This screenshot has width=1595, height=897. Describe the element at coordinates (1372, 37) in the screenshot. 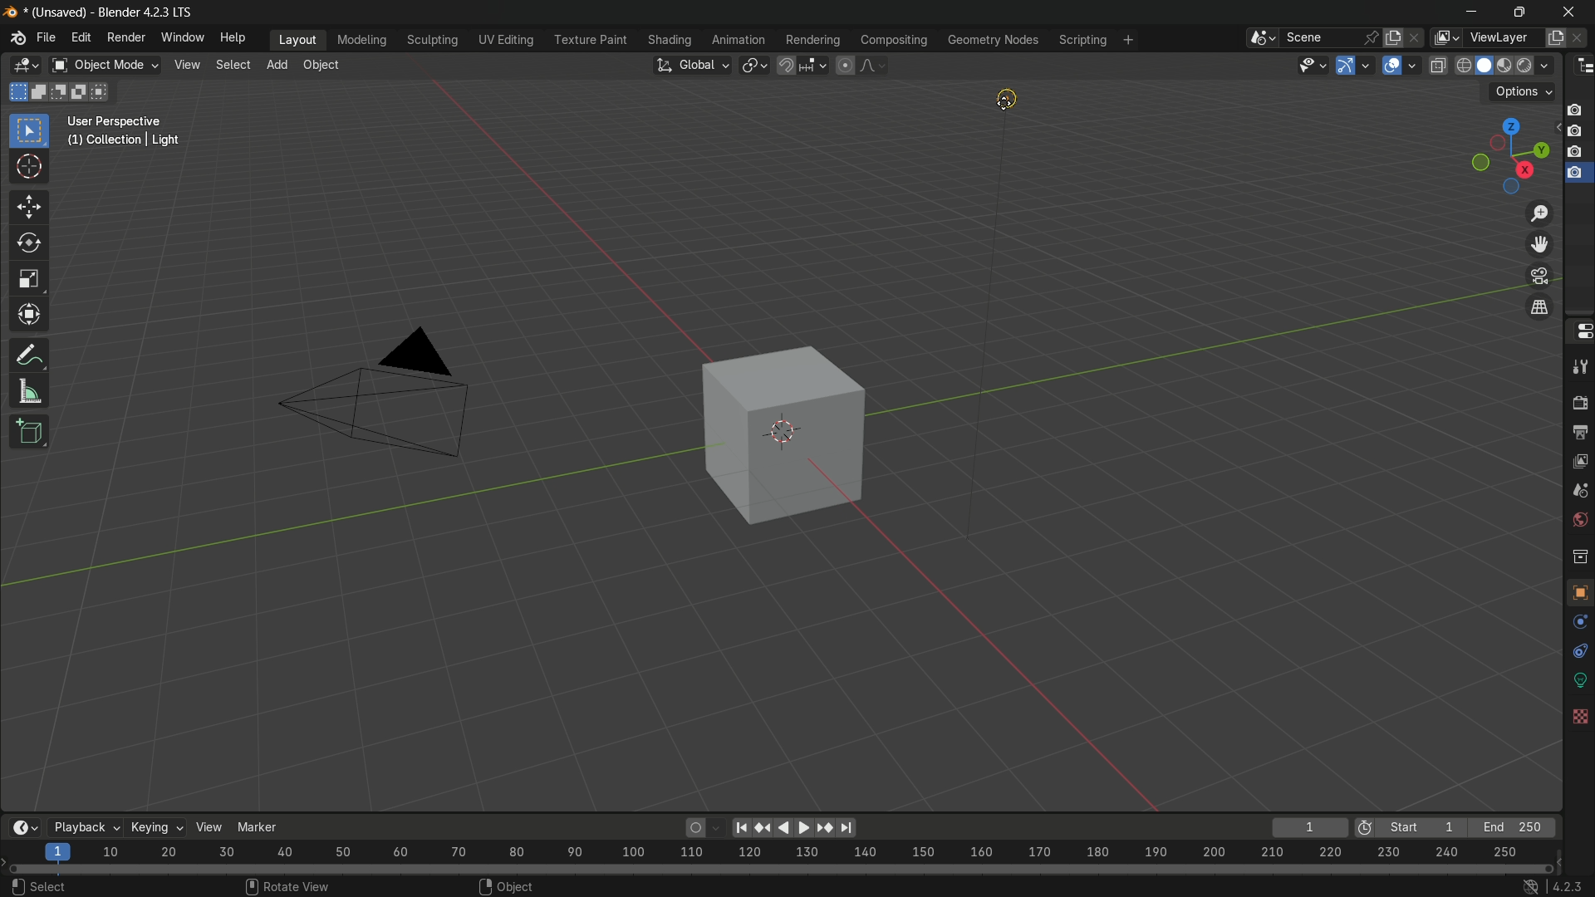

I see `pin scene to workspace` at that location.